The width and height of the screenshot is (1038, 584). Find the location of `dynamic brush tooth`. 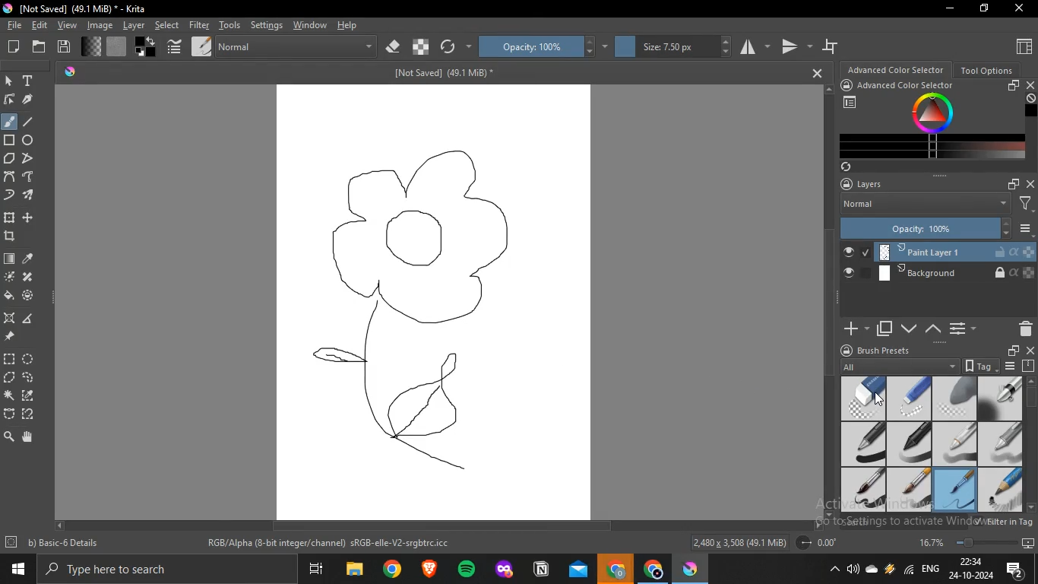

dynamic brush tooth is located at coordinates (10, 196).